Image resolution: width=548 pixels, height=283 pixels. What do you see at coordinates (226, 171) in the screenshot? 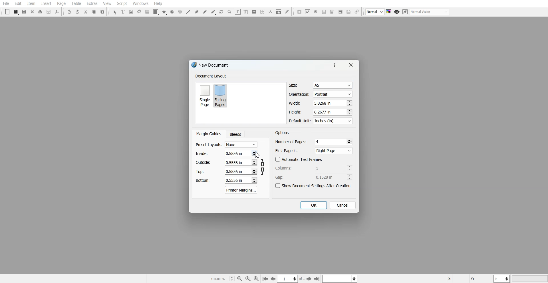
I see `Top margin adjuster` at bounding box center [226, 171].